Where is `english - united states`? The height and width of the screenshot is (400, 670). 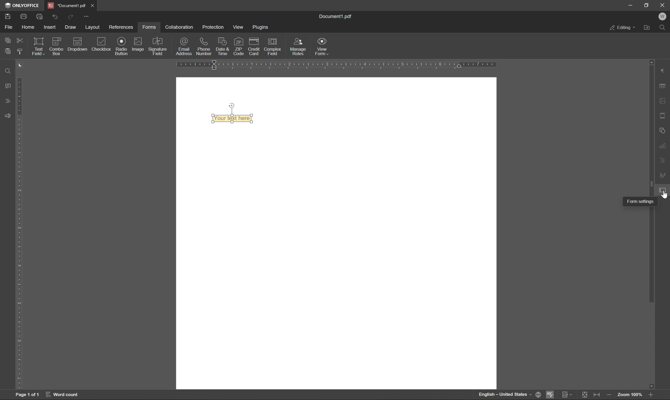 english - united states is located at coordinates (503, 395).